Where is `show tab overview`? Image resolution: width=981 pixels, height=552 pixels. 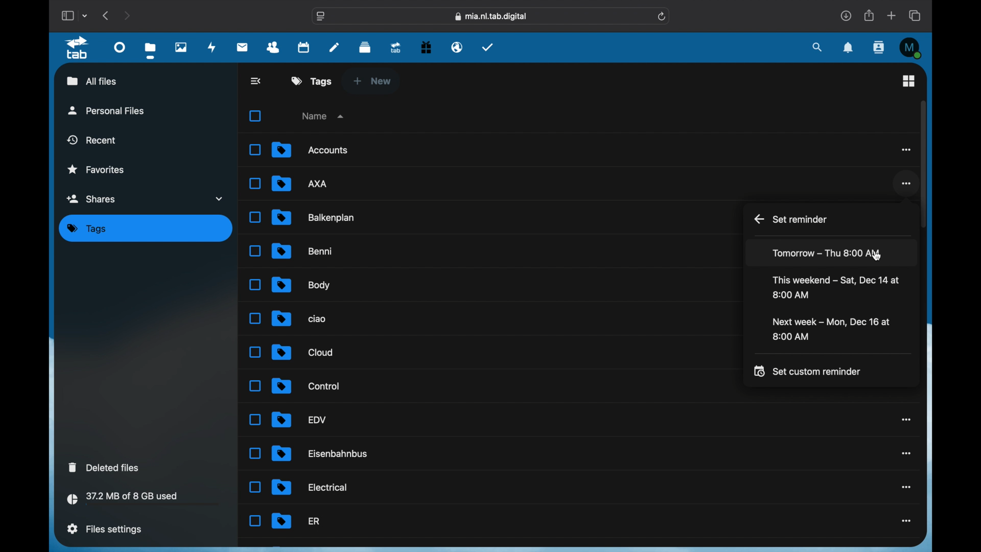 show tab overview is located at coordinates (916, 15).